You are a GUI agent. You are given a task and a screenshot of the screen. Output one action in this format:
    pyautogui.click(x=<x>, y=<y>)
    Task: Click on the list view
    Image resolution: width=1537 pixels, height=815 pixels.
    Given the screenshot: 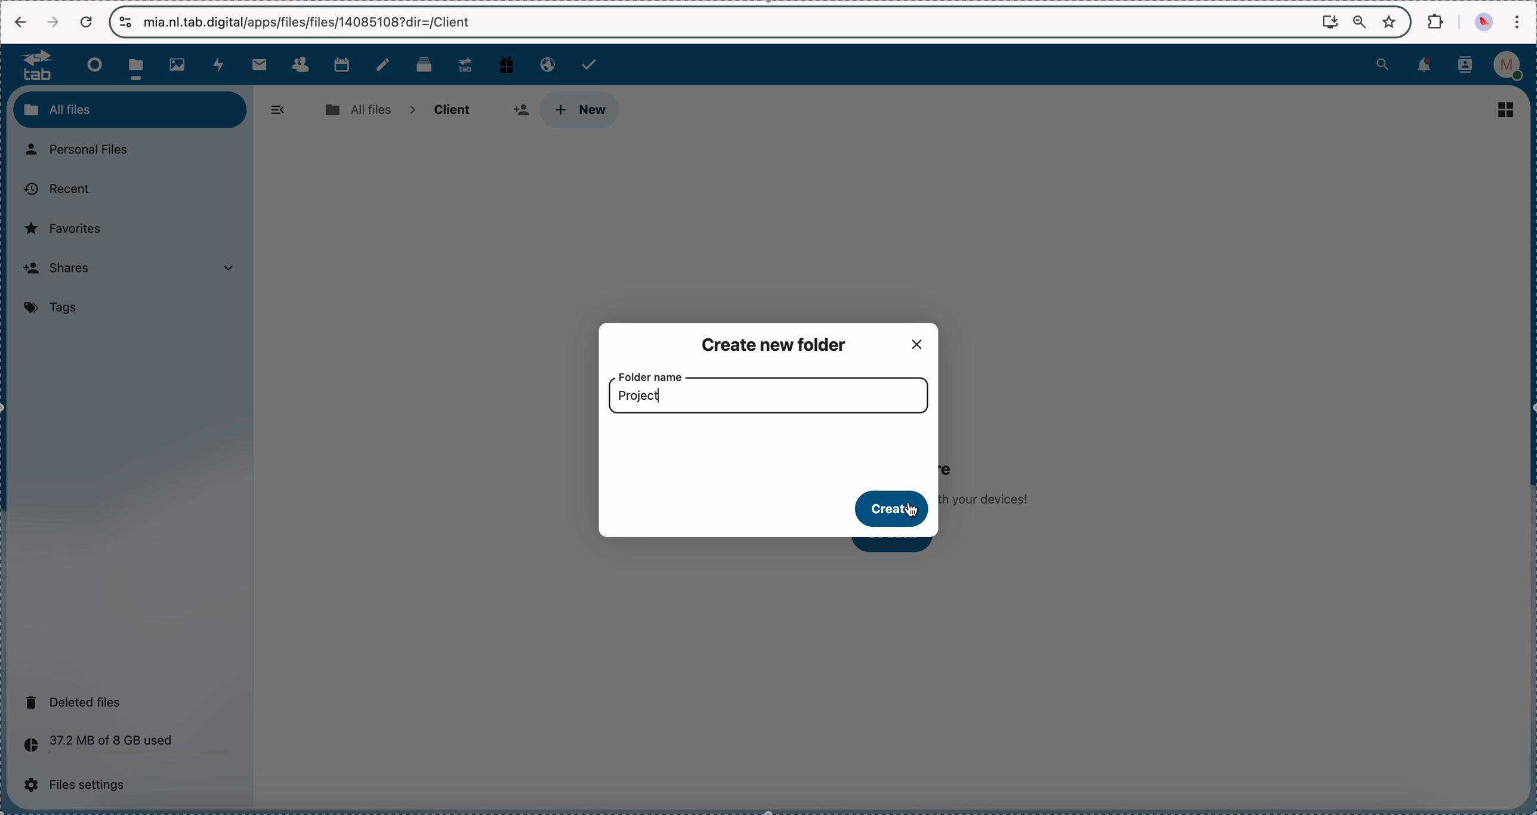 What is the action you would take?
    pyautogui.click(x=1510, y=108)
    